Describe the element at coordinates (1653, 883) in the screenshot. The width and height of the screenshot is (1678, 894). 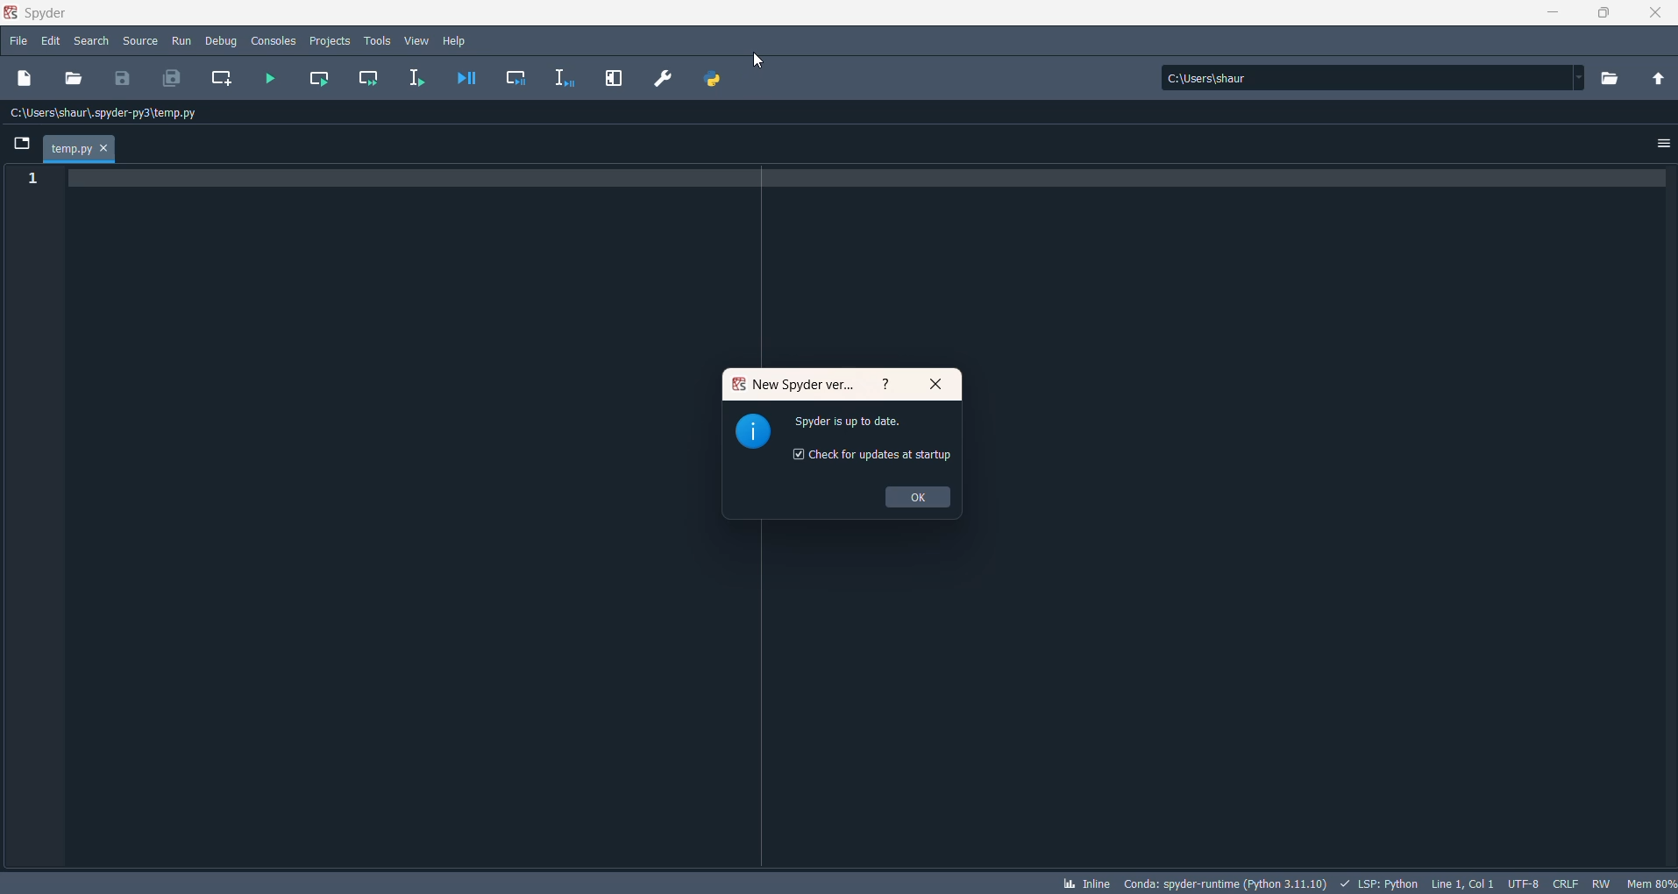
I see `memory usage` at that location.